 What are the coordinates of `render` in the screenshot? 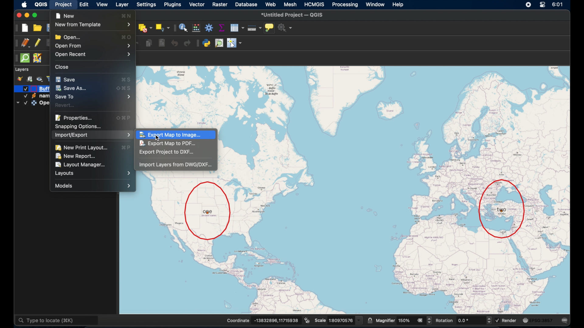 It's located at (509, 321).